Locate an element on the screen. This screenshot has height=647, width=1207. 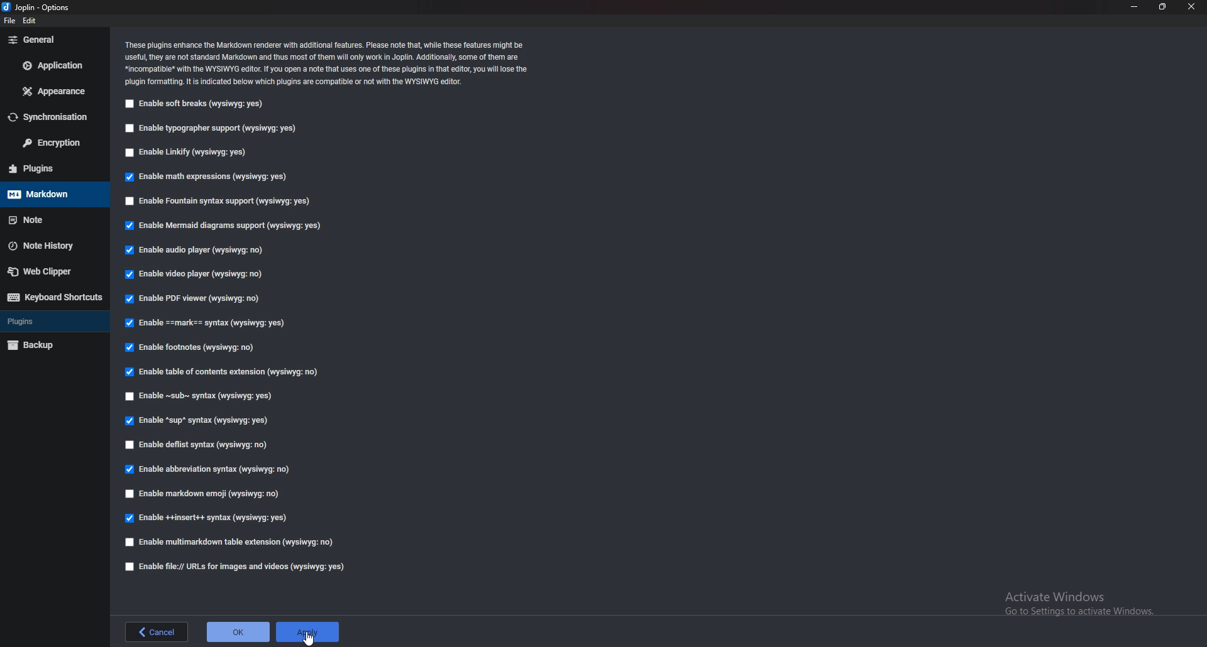
Enable abbreviation syntax is located at coordinates (211, 470).